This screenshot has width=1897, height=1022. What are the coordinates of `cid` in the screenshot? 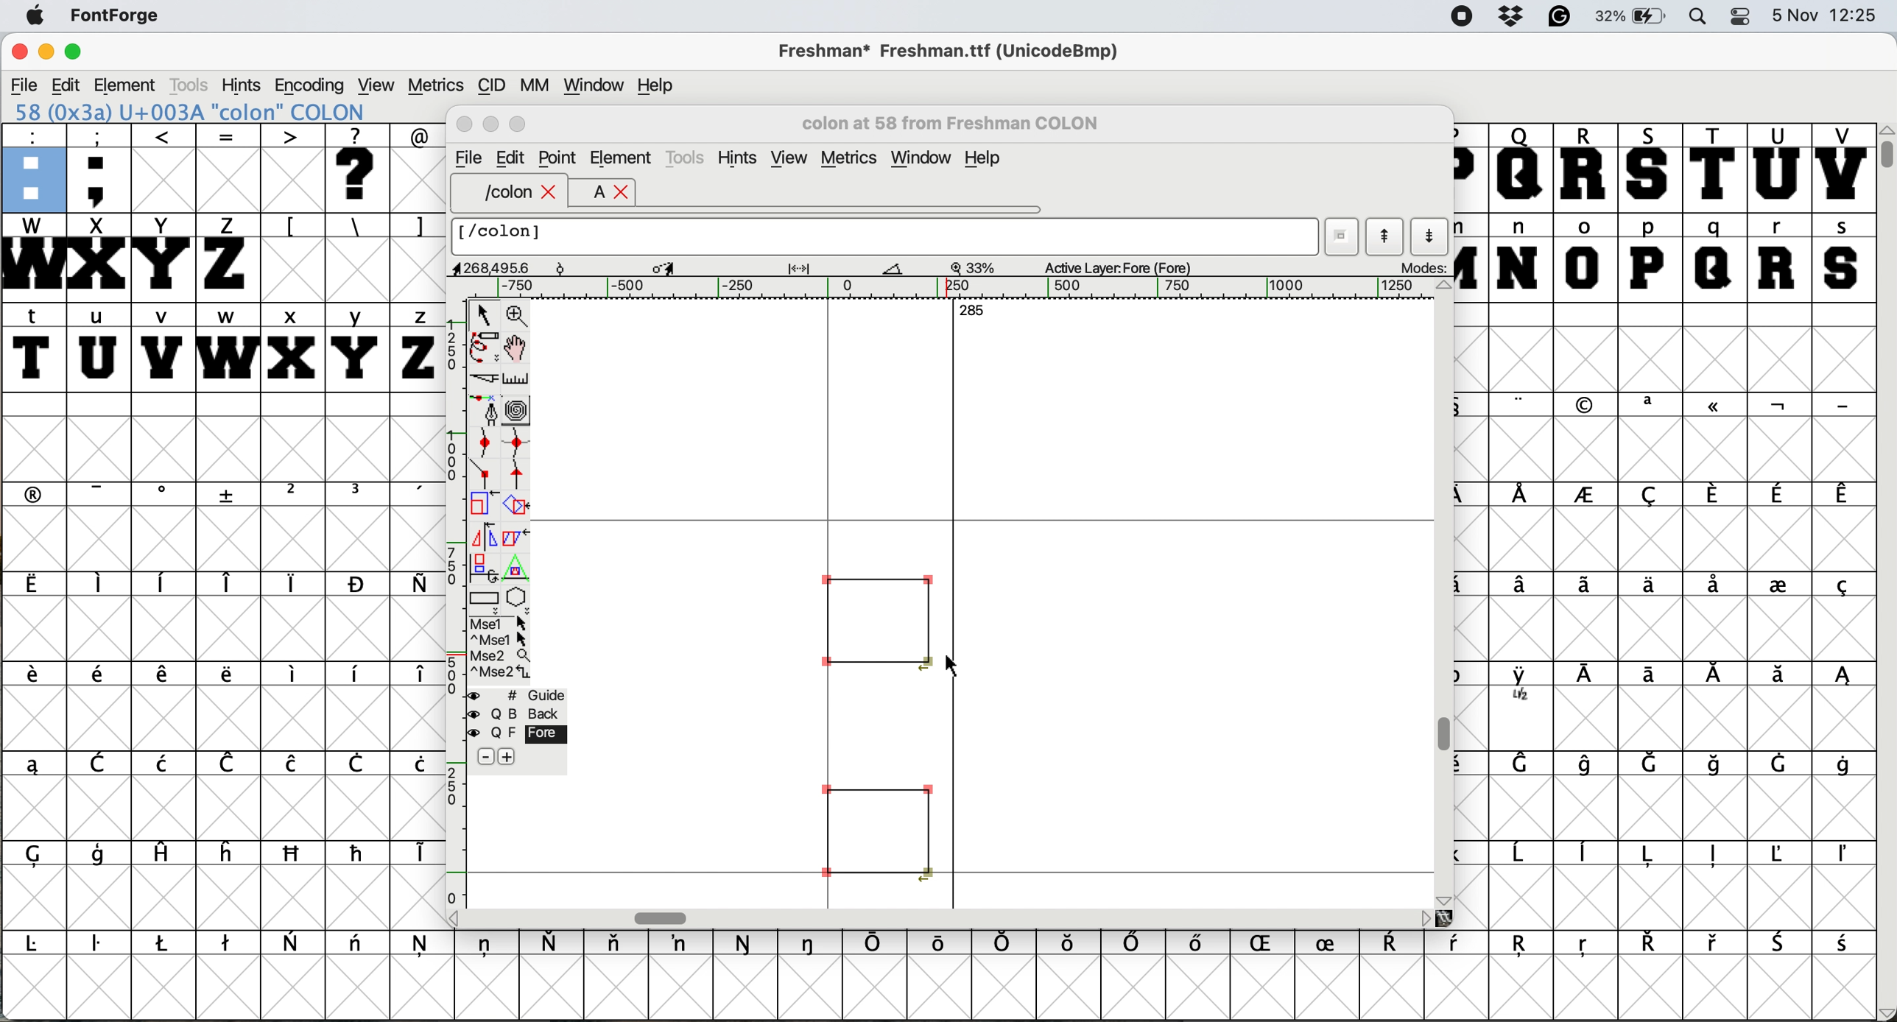 It's located at (490, 84).